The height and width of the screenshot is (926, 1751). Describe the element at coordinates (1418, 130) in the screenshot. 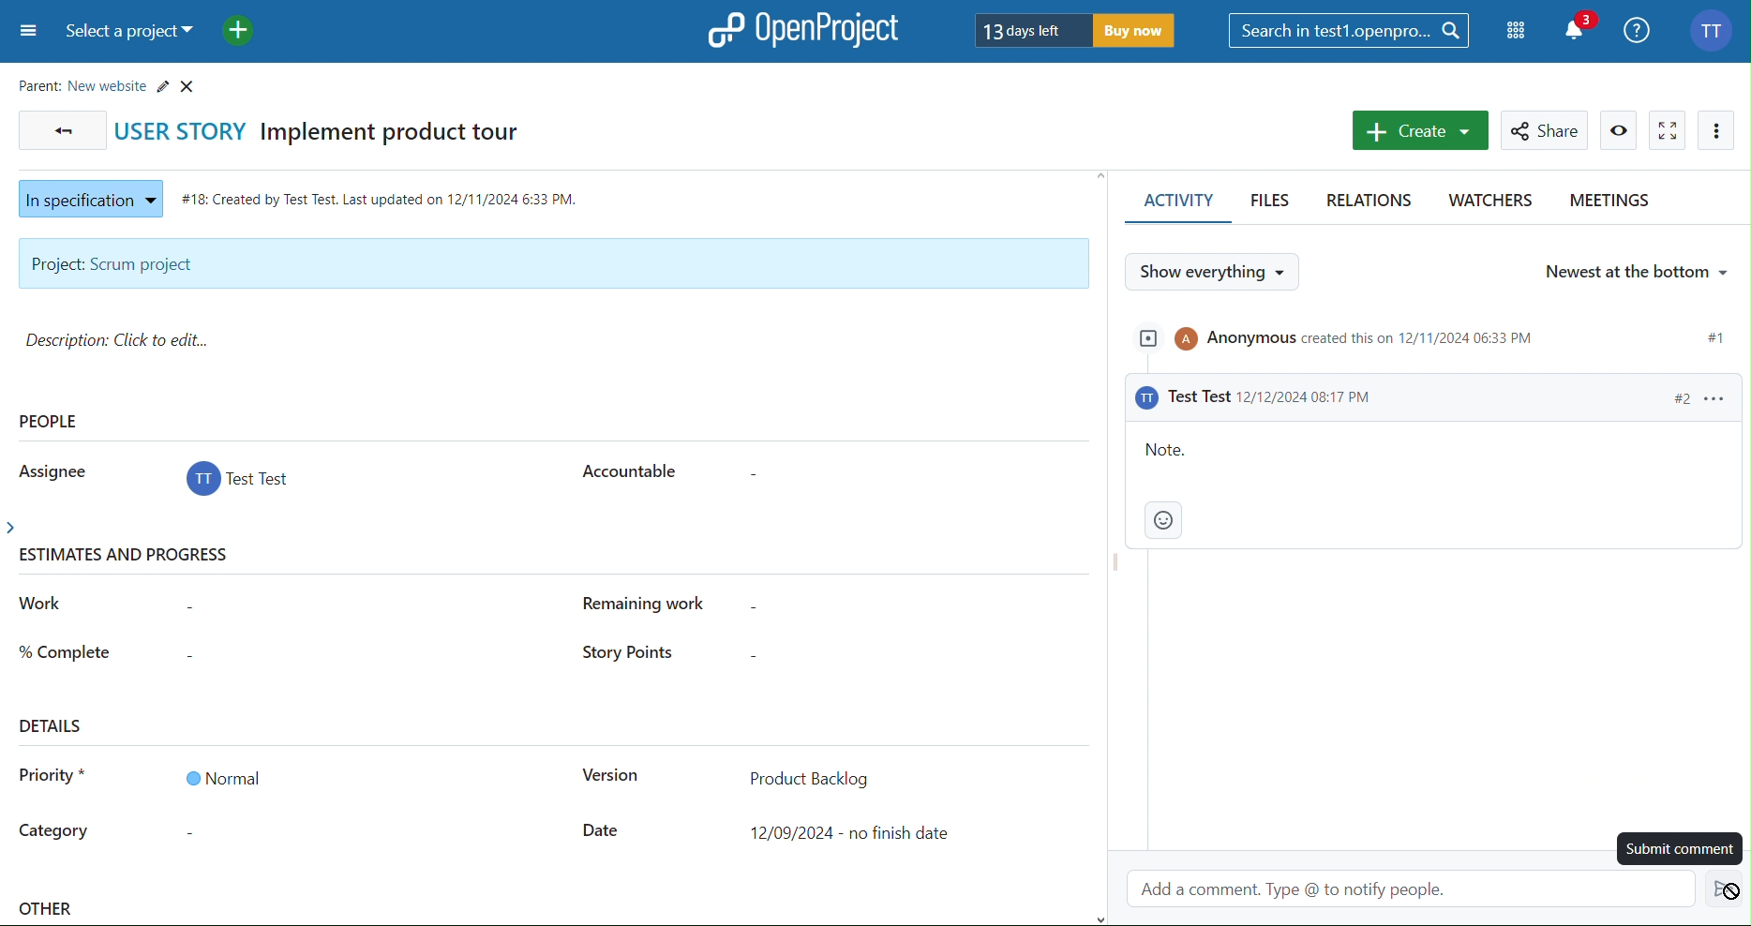

I see `Create` at that location.